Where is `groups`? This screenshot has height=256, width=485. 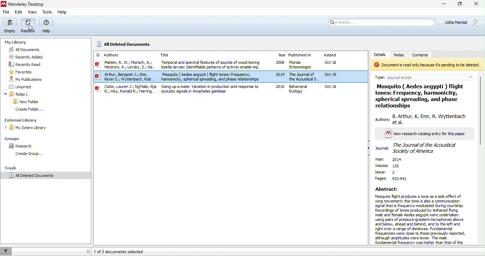
groups is located at coordinates (12, 138).